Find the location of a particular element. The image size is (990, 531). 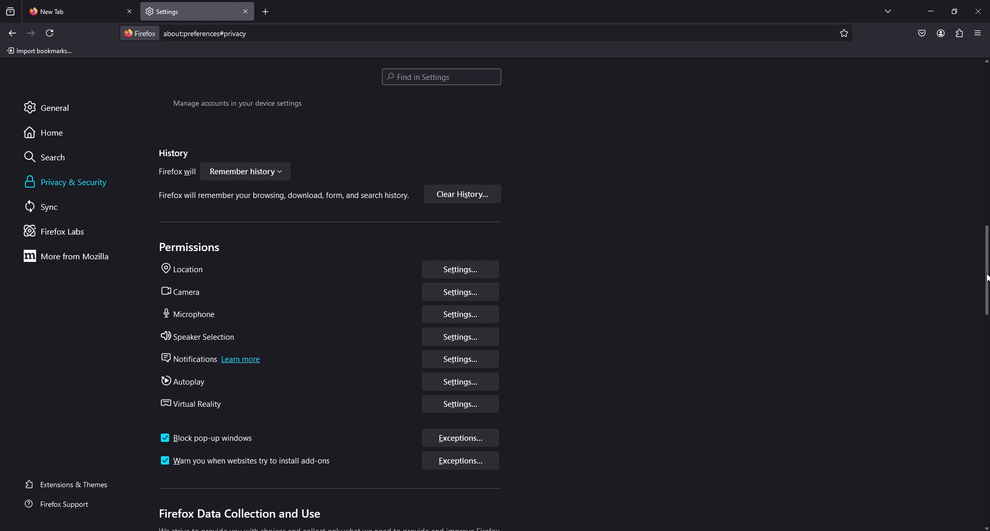

camera is located at coordinates (187, 292).